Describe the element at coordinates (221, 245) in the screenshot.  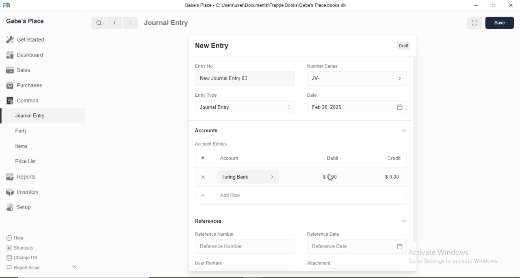
I see `Reference Number` at that location.